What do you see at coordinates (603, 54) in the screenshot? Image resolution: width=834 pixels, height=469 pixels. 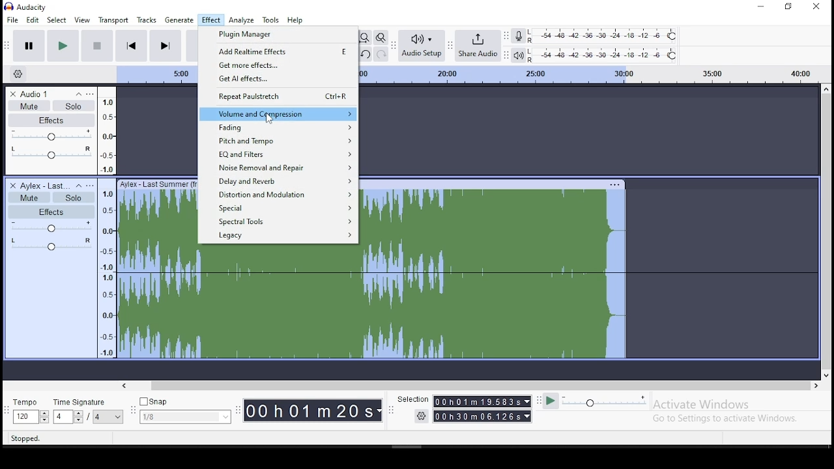 I see `playback level` at bounding box center [603, 54].